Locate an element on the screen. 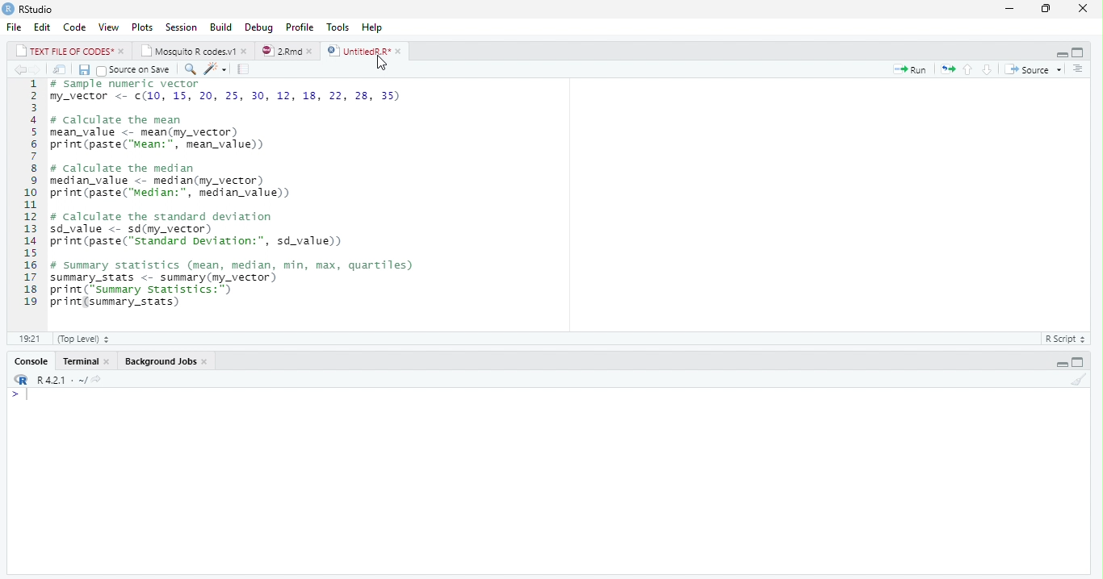 This screenshot has width=1103, height=579. plots is located at coordinates (143, 27).